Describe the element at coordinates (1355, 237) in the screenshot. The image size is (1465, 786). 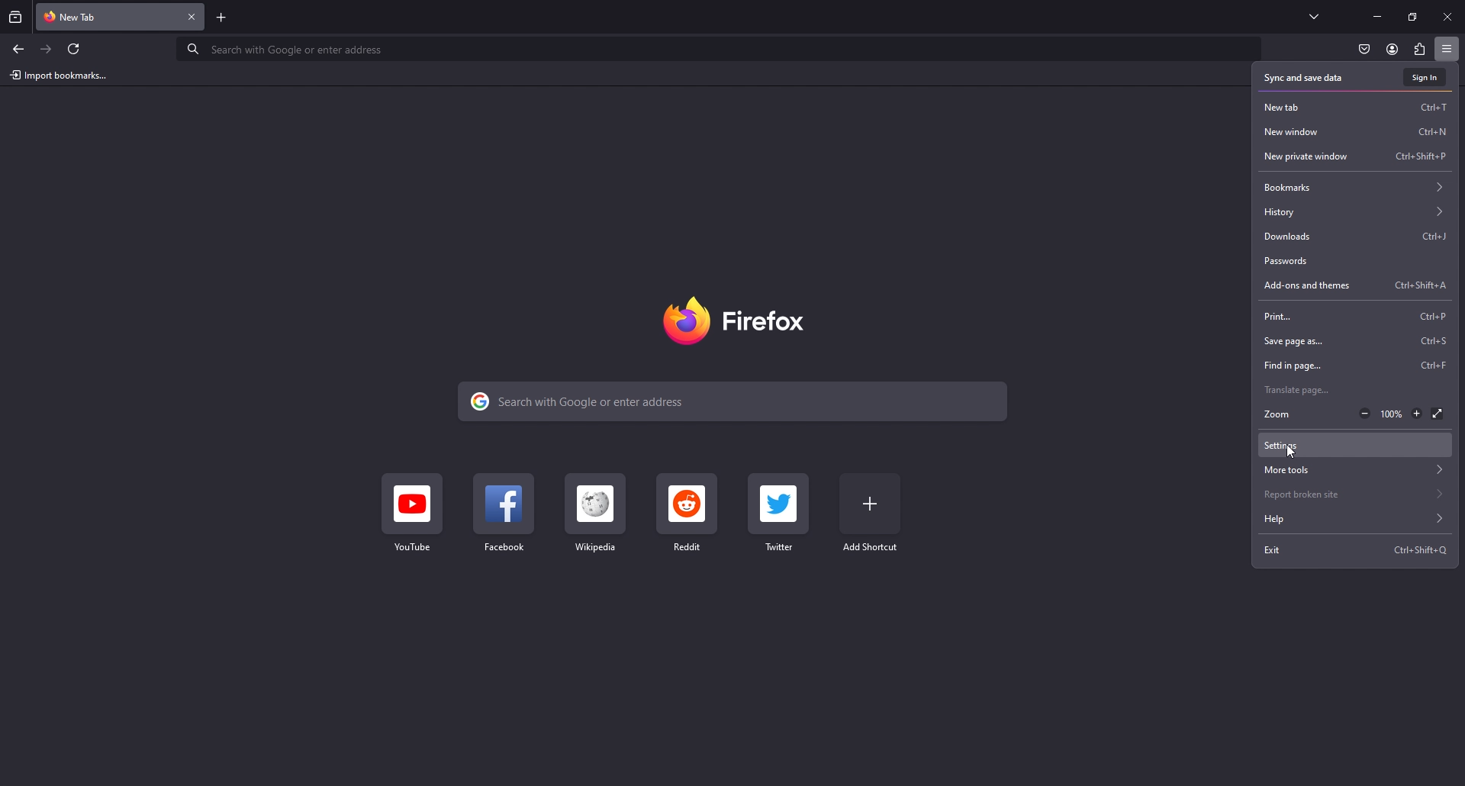
I see `downloads` at that location.